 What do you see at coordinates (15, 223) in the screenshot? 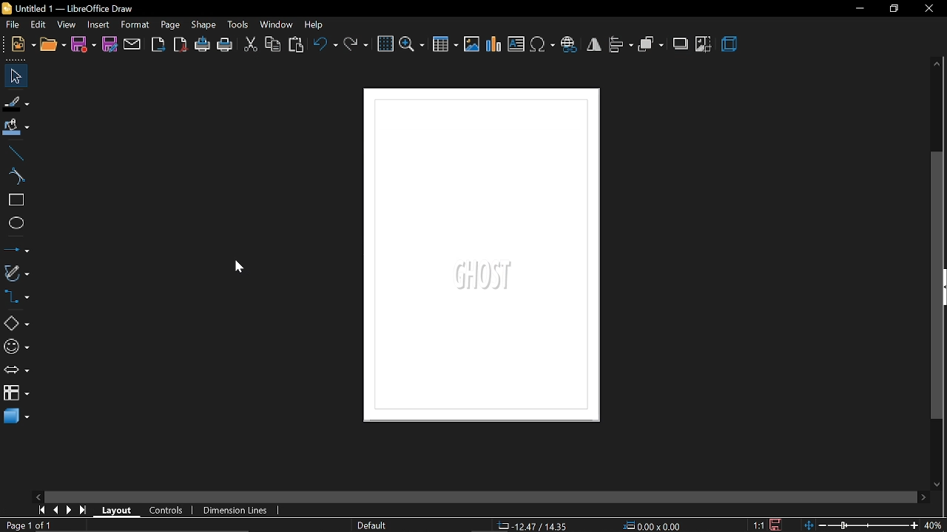
I see `ellipse` at bounding box center [15, 223].